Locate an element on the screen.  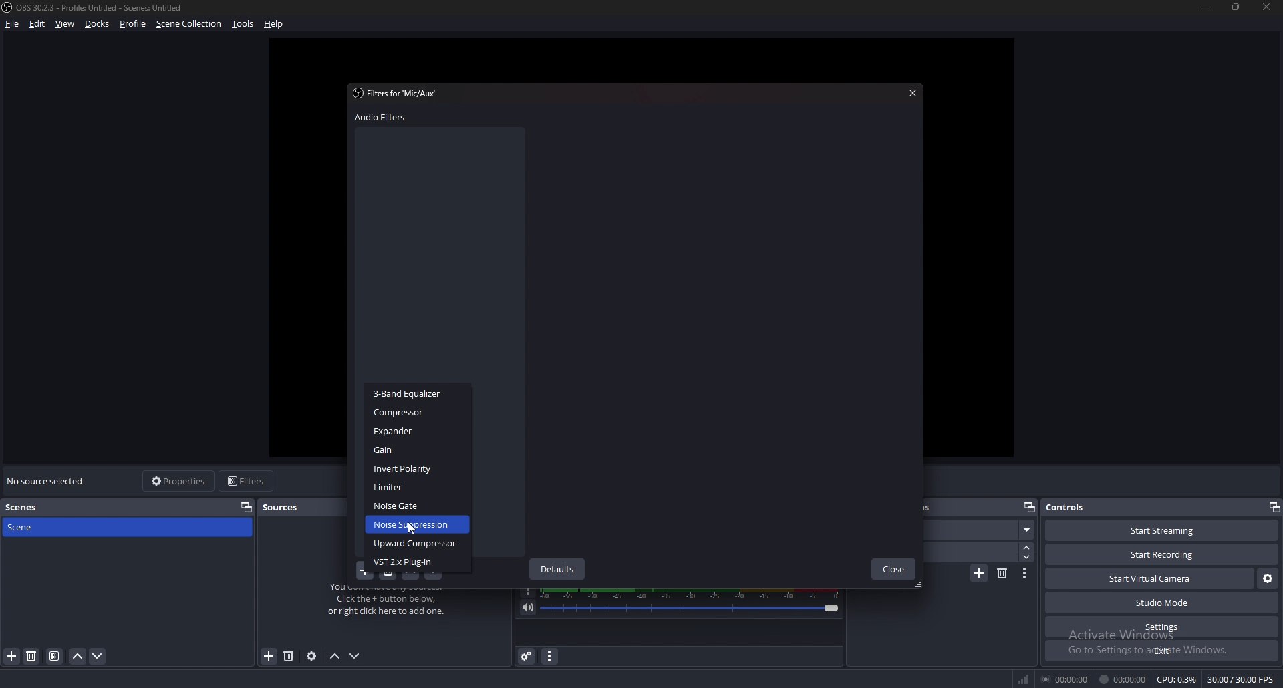
audio mixer menu is located at coordinates (550, 657).